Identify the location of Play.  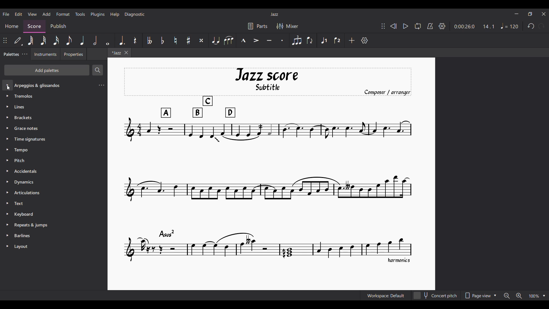
(405, 26).